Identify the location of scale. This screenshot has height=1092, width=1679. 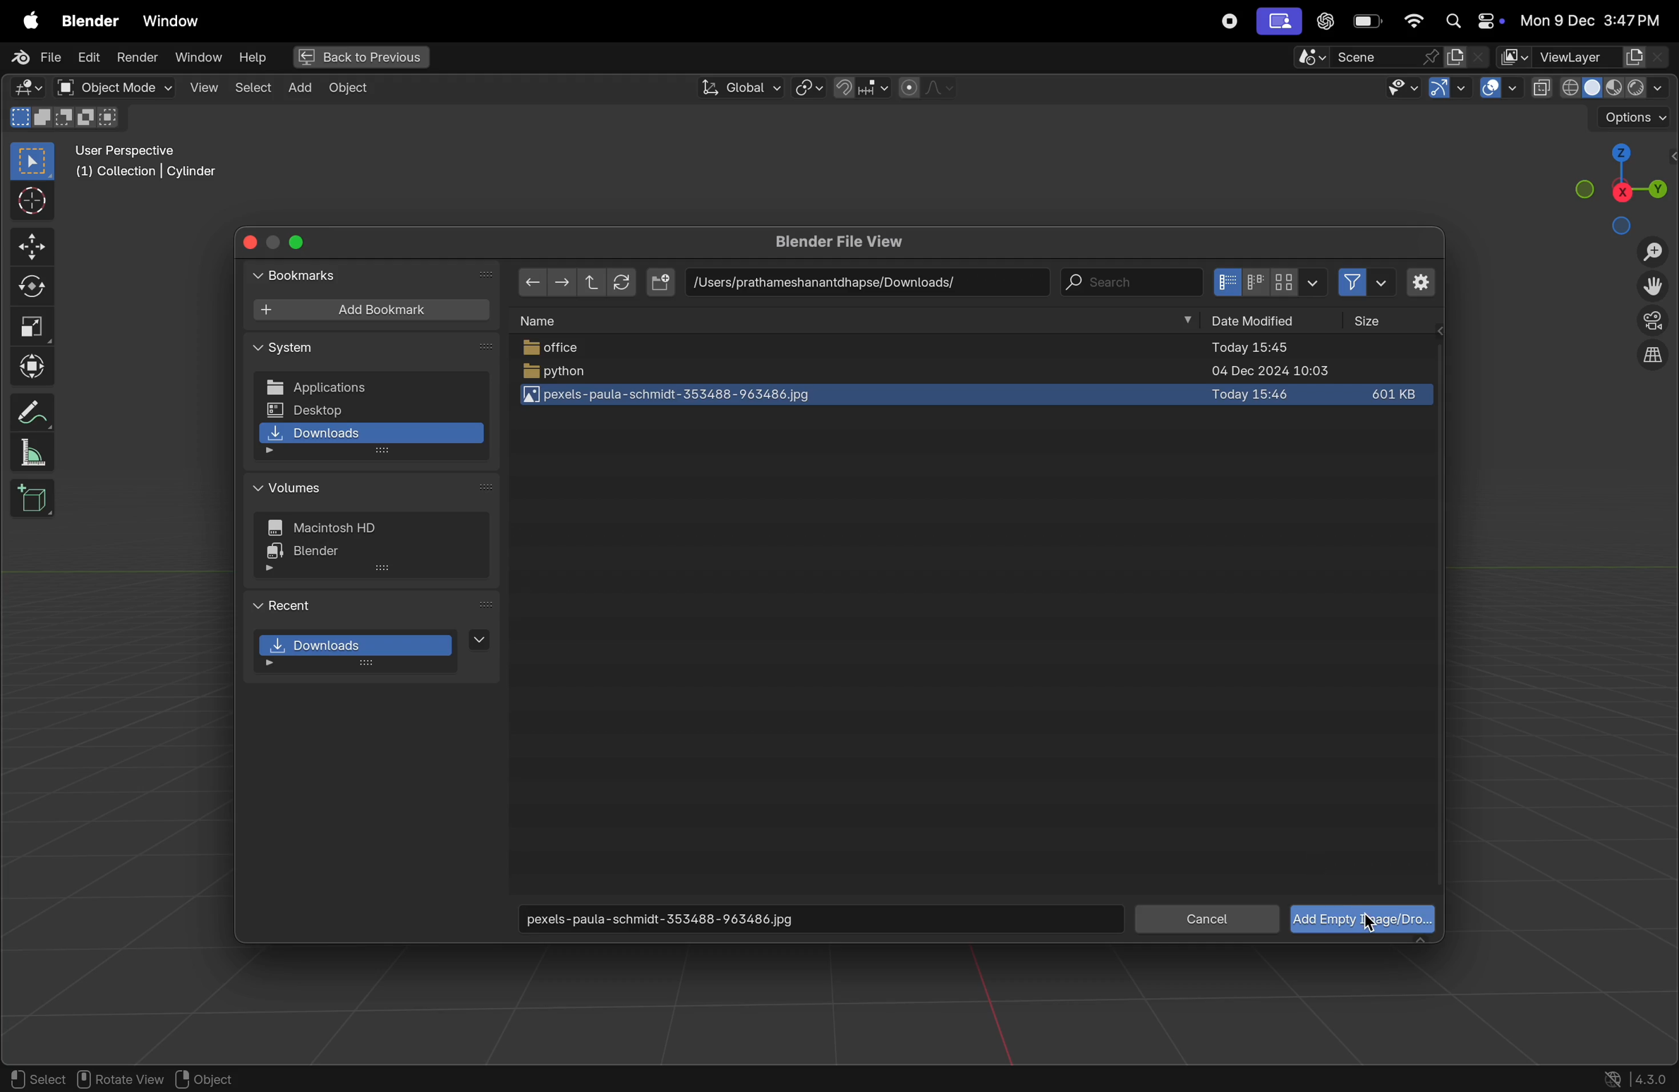
(32, 327).